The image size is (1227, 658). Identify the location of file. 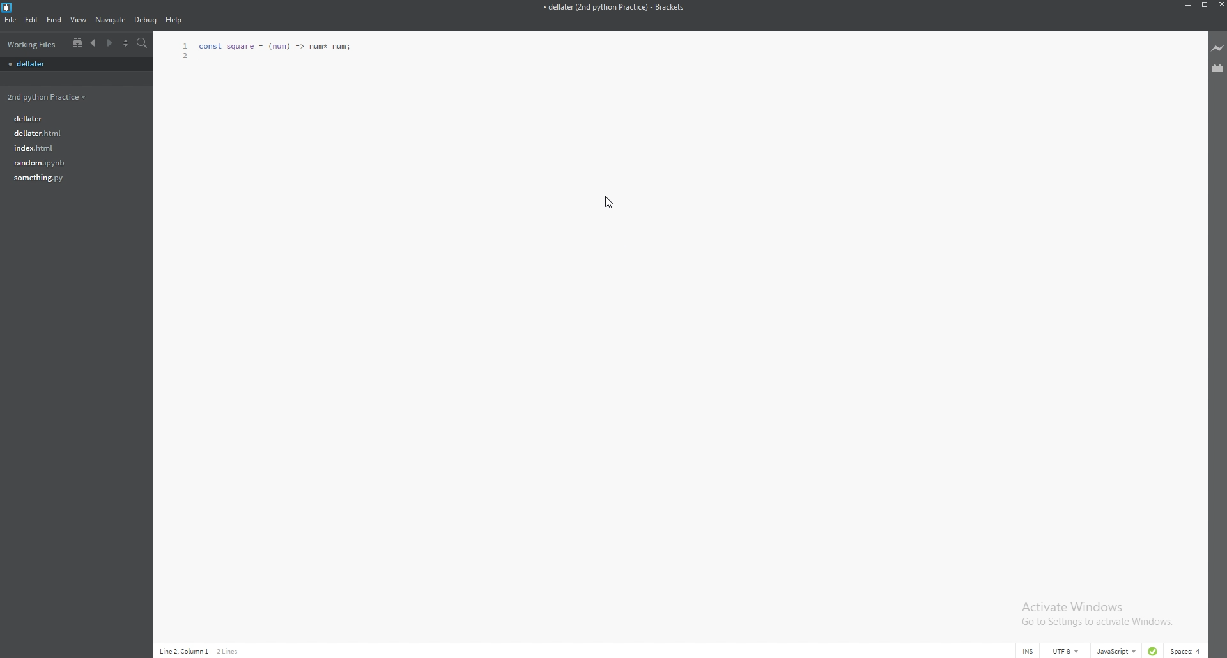
(73, 65).